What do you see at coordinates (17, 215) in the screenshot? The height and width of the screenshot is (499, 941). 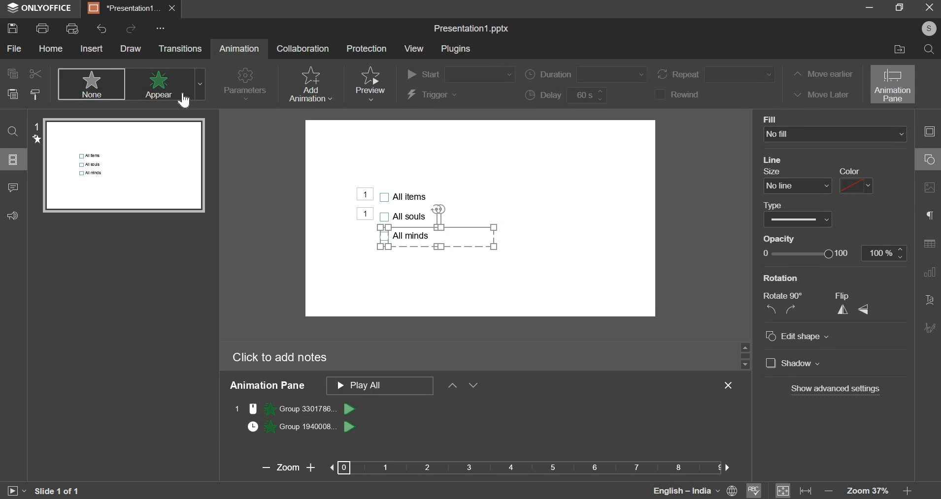 I see `feedback` at bounding box center [17, 215].